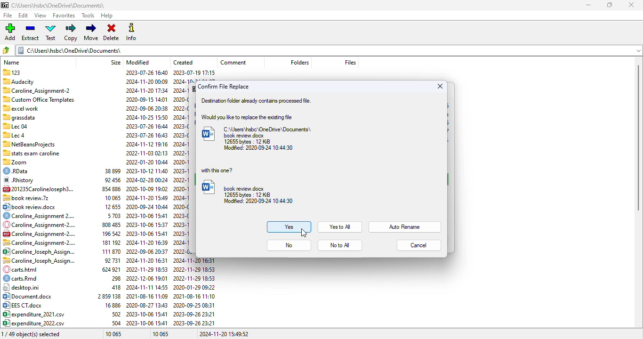 This screenshot has width=643, height=339. What do you see at coordinates (419, 245) in the screenshot?
I see `cancel` at bounding box center [419, 245].